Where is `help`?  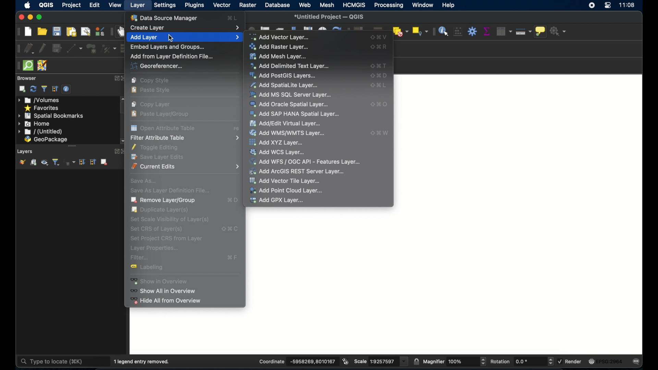
help is located at coordinates (449, 5).